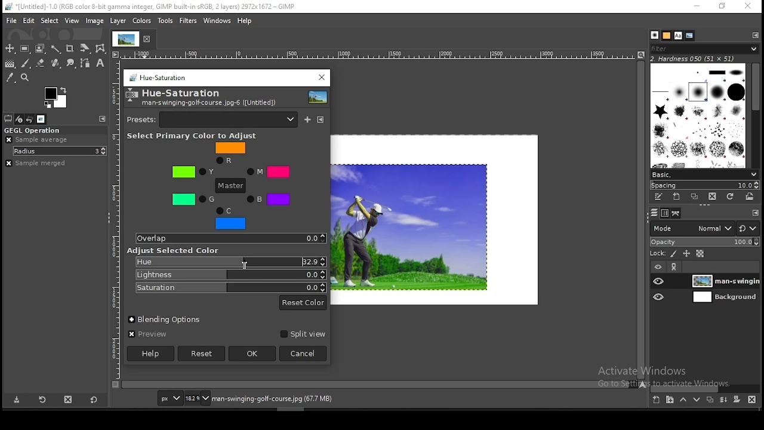  I want to click on color picker tool, so click(11, 77).